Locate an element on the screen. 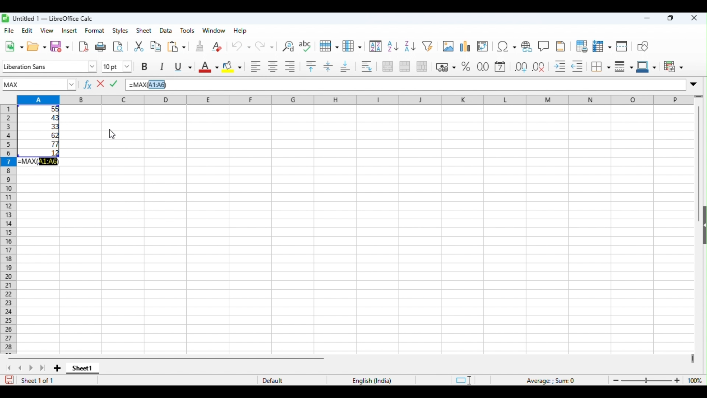 The height and width of the screenshot is (398, 707). next is located at coordinates (30, 368).